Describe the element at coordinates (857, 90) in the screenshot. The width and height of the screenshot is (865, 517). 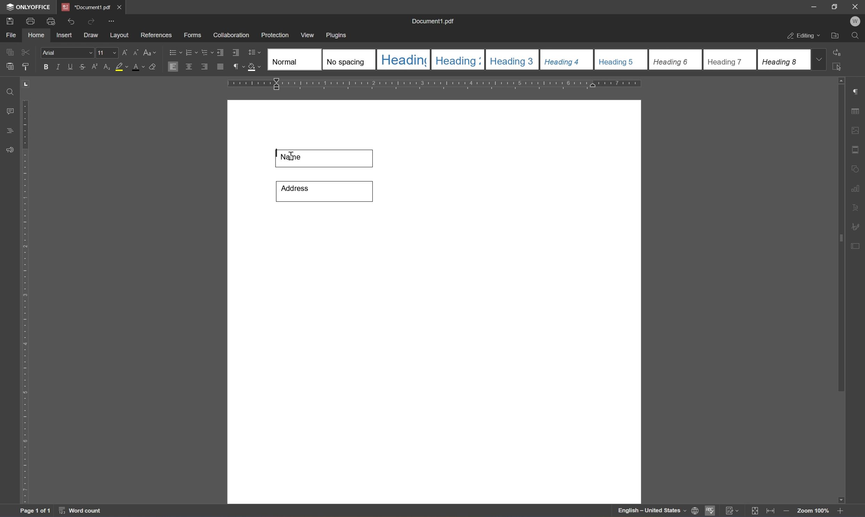
I see `paragraph settings` at that location.